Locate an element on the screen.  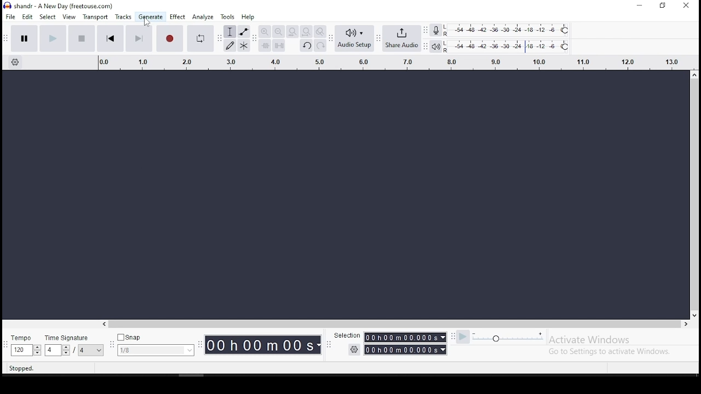
playback level is located at coordinates (508, 45).